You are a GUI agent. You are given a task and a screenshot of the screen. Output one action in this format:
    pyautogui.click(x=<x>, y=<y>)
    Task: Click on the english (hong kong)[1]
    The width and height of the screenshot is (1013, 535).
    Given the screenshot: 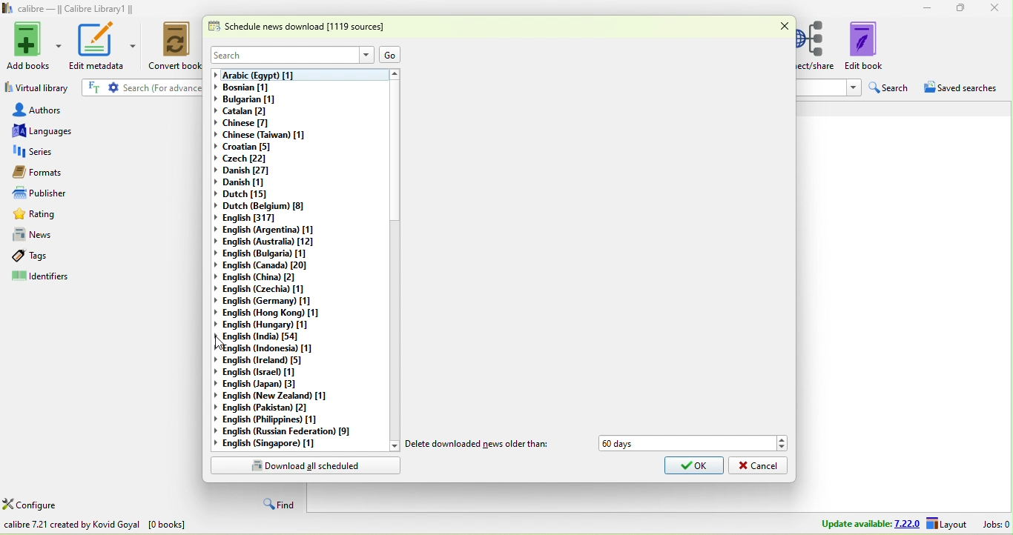 What is the action you would take?
    pyautogui.click(x=272, y=313)
    